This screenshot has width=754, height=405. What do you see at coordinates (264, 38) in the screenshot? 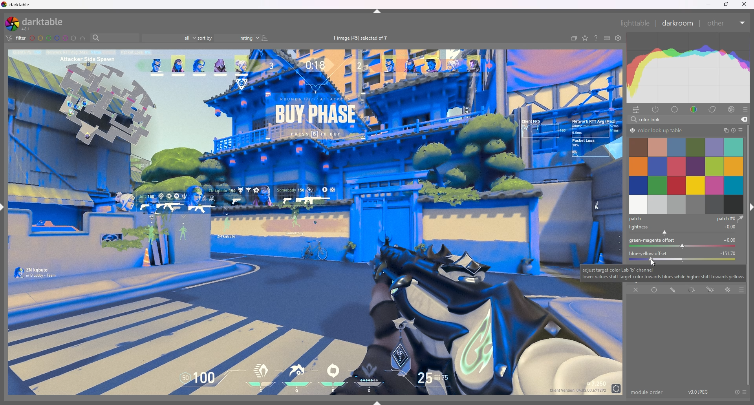
I see `reverse sort order` at bounding box center [264, 38].